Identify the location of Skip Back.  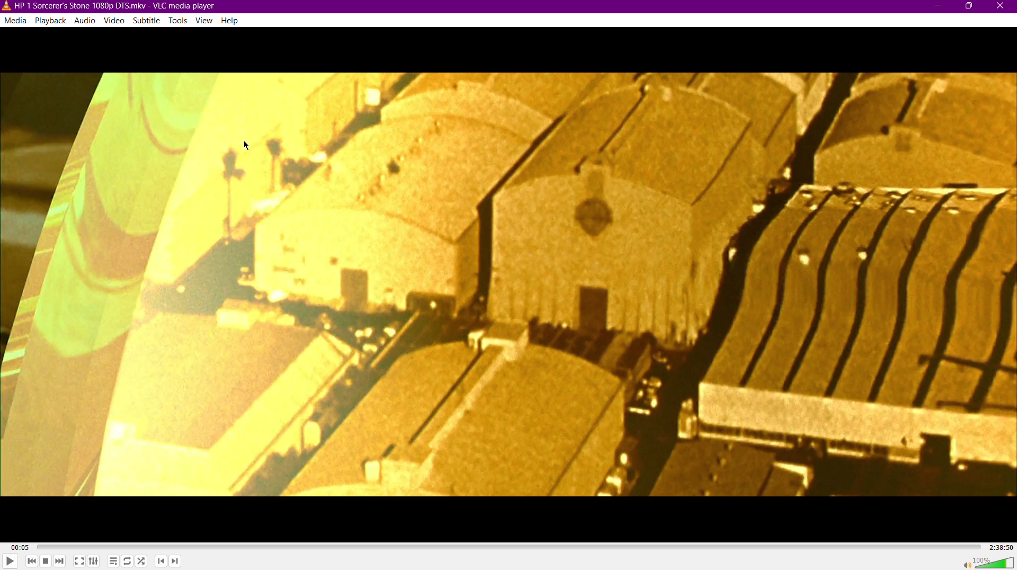
(31, 562).